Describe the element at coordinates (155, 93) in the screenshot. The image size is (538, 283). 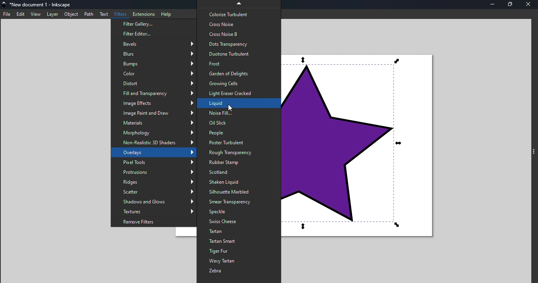
I see `Fill and transparency` at that location.